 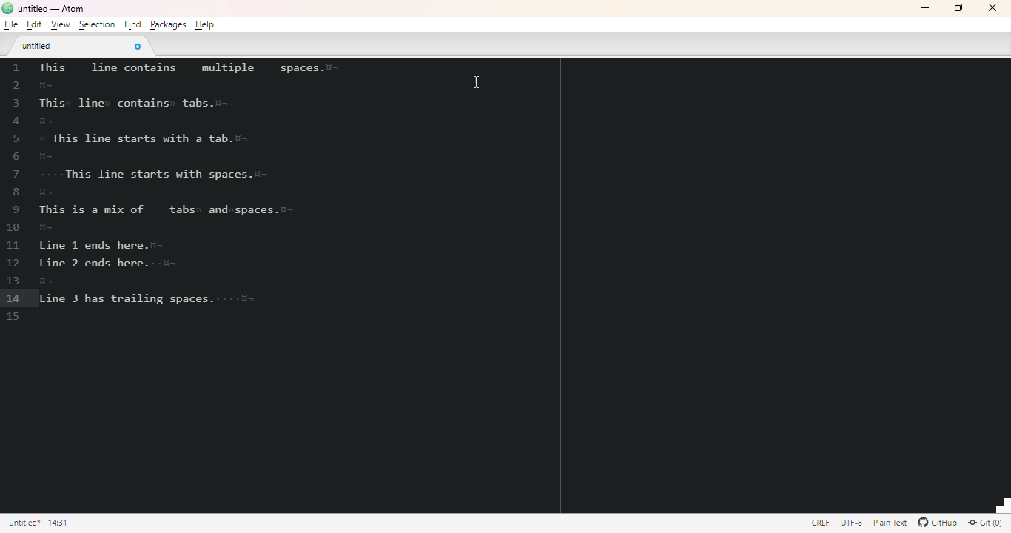 What do you see at coordinates (108, 104) in the screenshot?
I see `invisible character` at bounding box center [108, 104].